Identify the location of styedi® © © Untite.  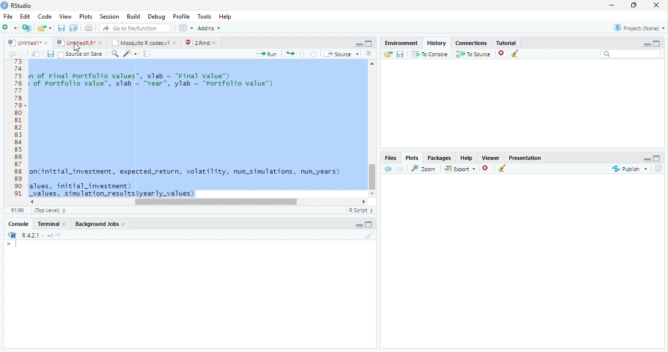
(79, 43).